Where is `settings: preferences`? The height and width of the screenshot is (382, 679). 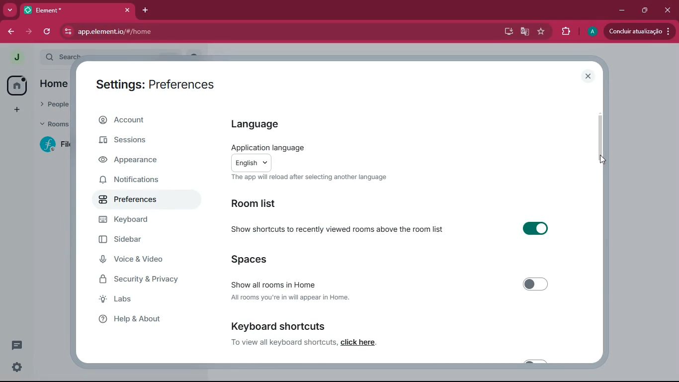 settings: preferences is located at coordinates (158, 85).